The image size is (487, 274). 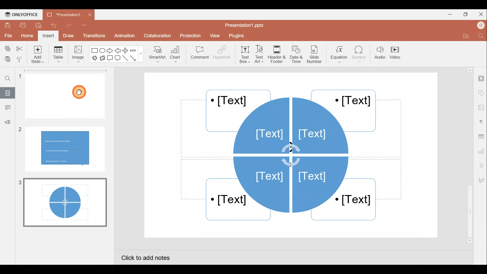 What do you see at coordinates (222, 54) in the screenshot?
I see `Hyperlink` at bounding box center [222, 54].